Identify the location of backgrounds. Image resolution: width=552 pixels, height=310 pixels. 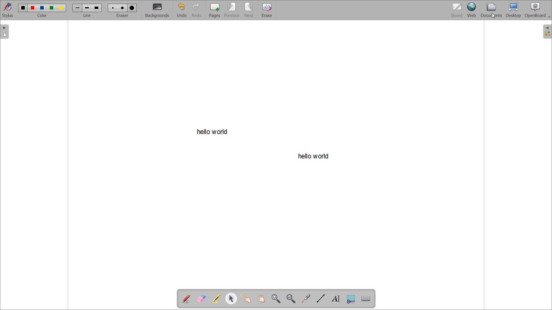
(157, 10).